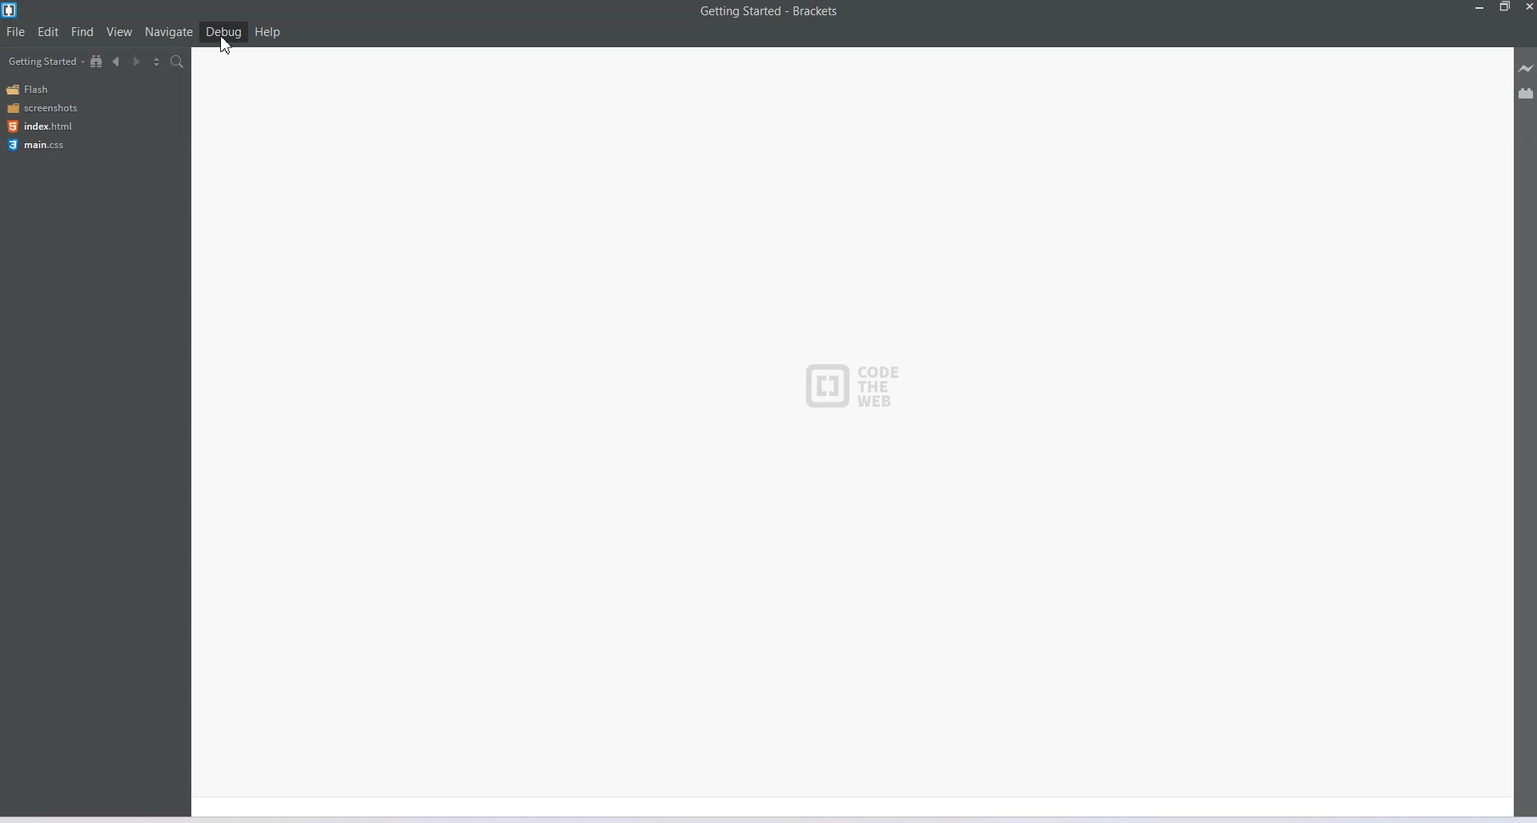 This screenshot has height=823, width=1537. I want to click on Flash, so click(33, 90).